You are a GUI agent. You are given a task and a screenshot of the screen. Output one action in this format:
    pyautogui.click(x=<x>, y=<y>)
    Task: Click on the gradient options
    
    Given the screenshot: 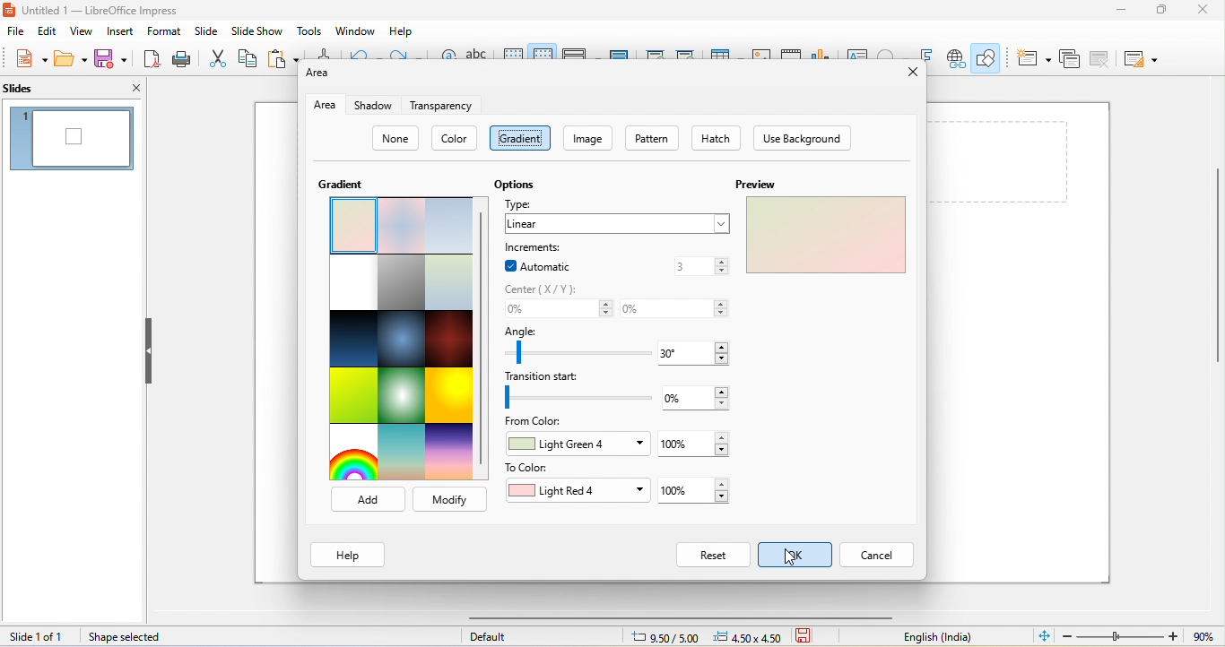 What is the action you would take?
    pyautogui.click(x=401, y=340)
    